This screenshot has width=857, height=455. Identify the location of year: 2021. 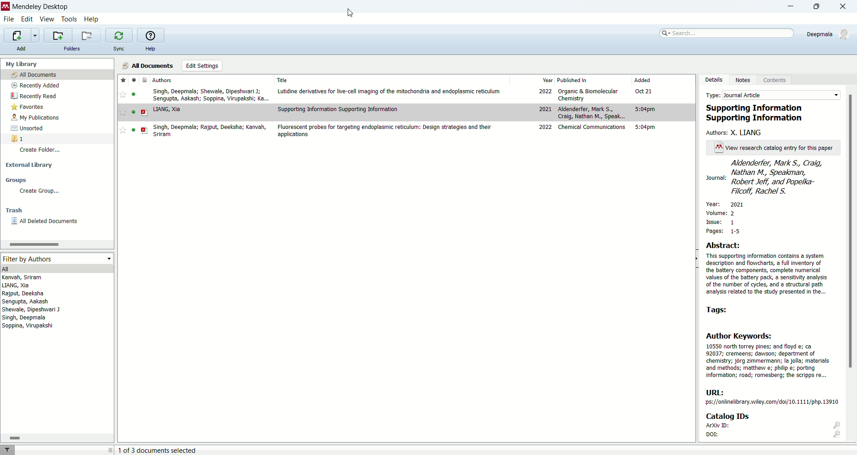
(730, 203).